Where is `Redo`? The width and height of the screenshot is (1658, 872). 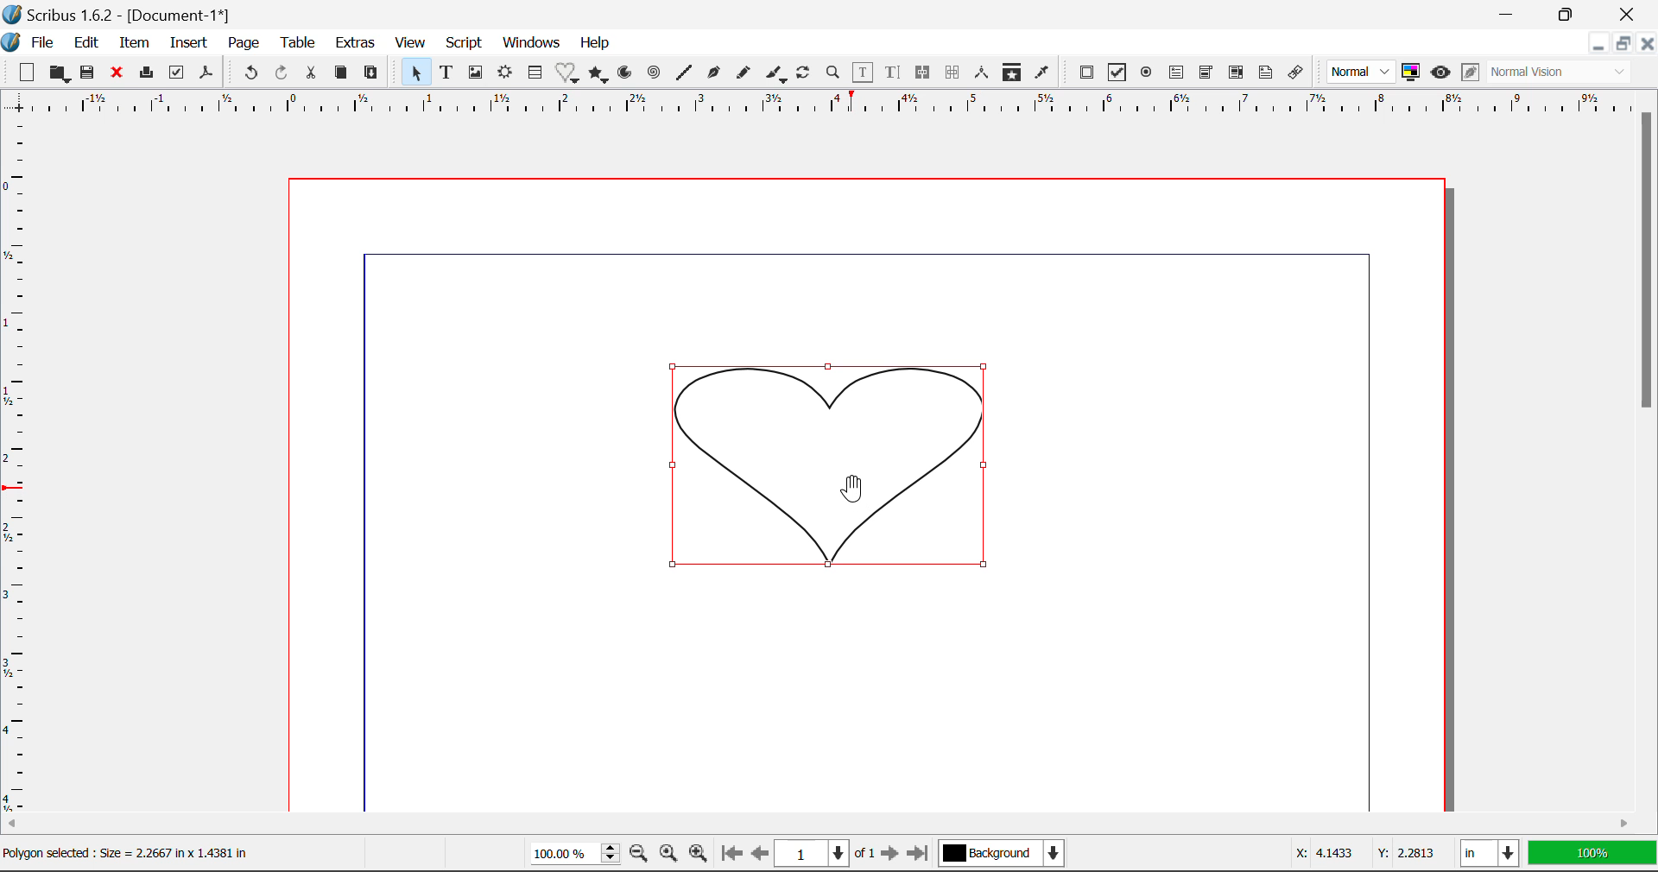 Redo is located at coordinates (281, 72).